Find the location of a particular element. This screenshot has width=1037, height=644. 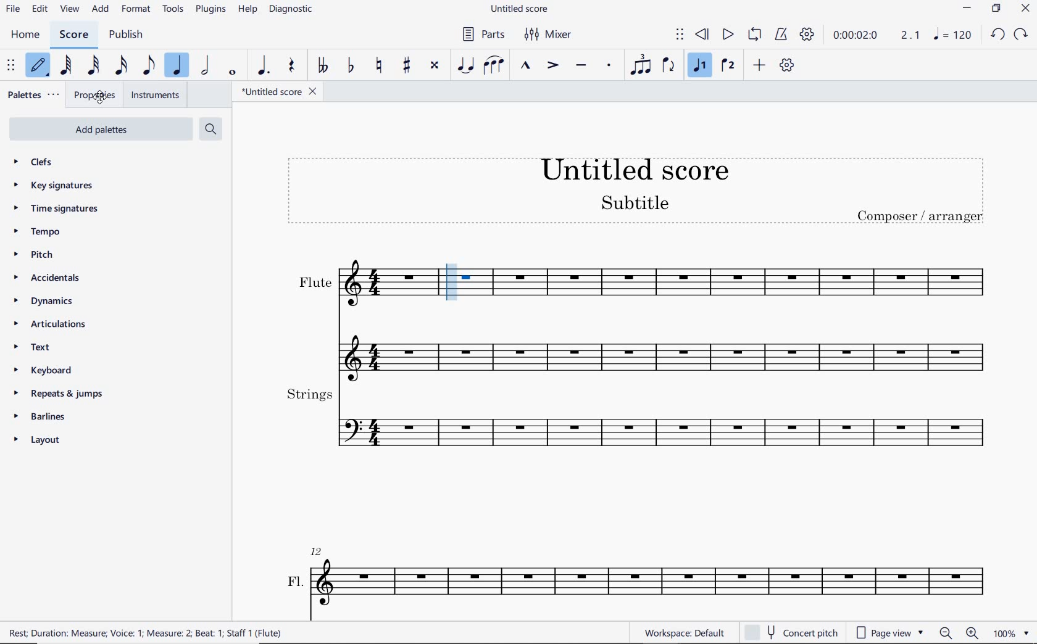

file is located at coordinates (12, 9).